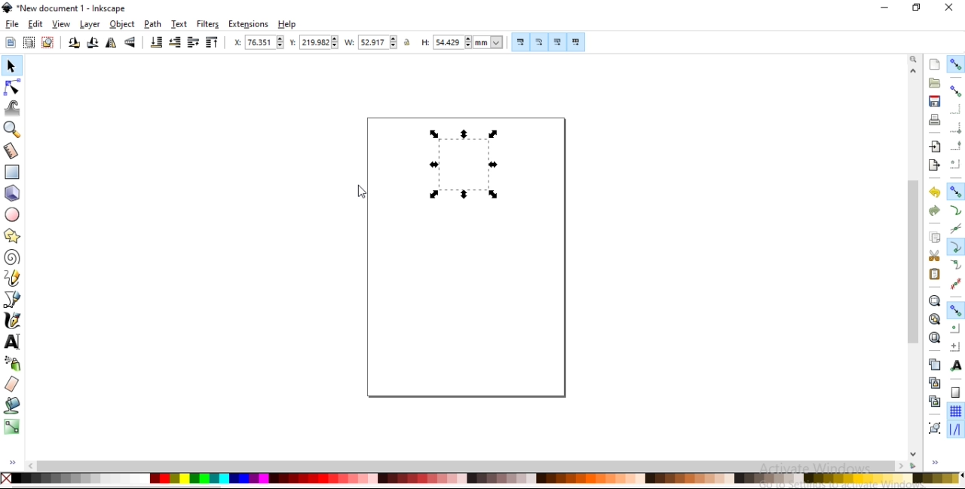  Describe the element at coordinates (934, 318) in the screenshot. I see `zoom to fit drawing` at that location.